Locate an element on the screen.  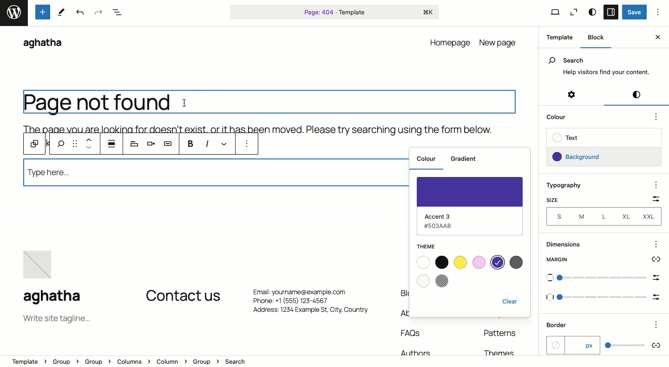
Scale is located at coordinates (605, 279).